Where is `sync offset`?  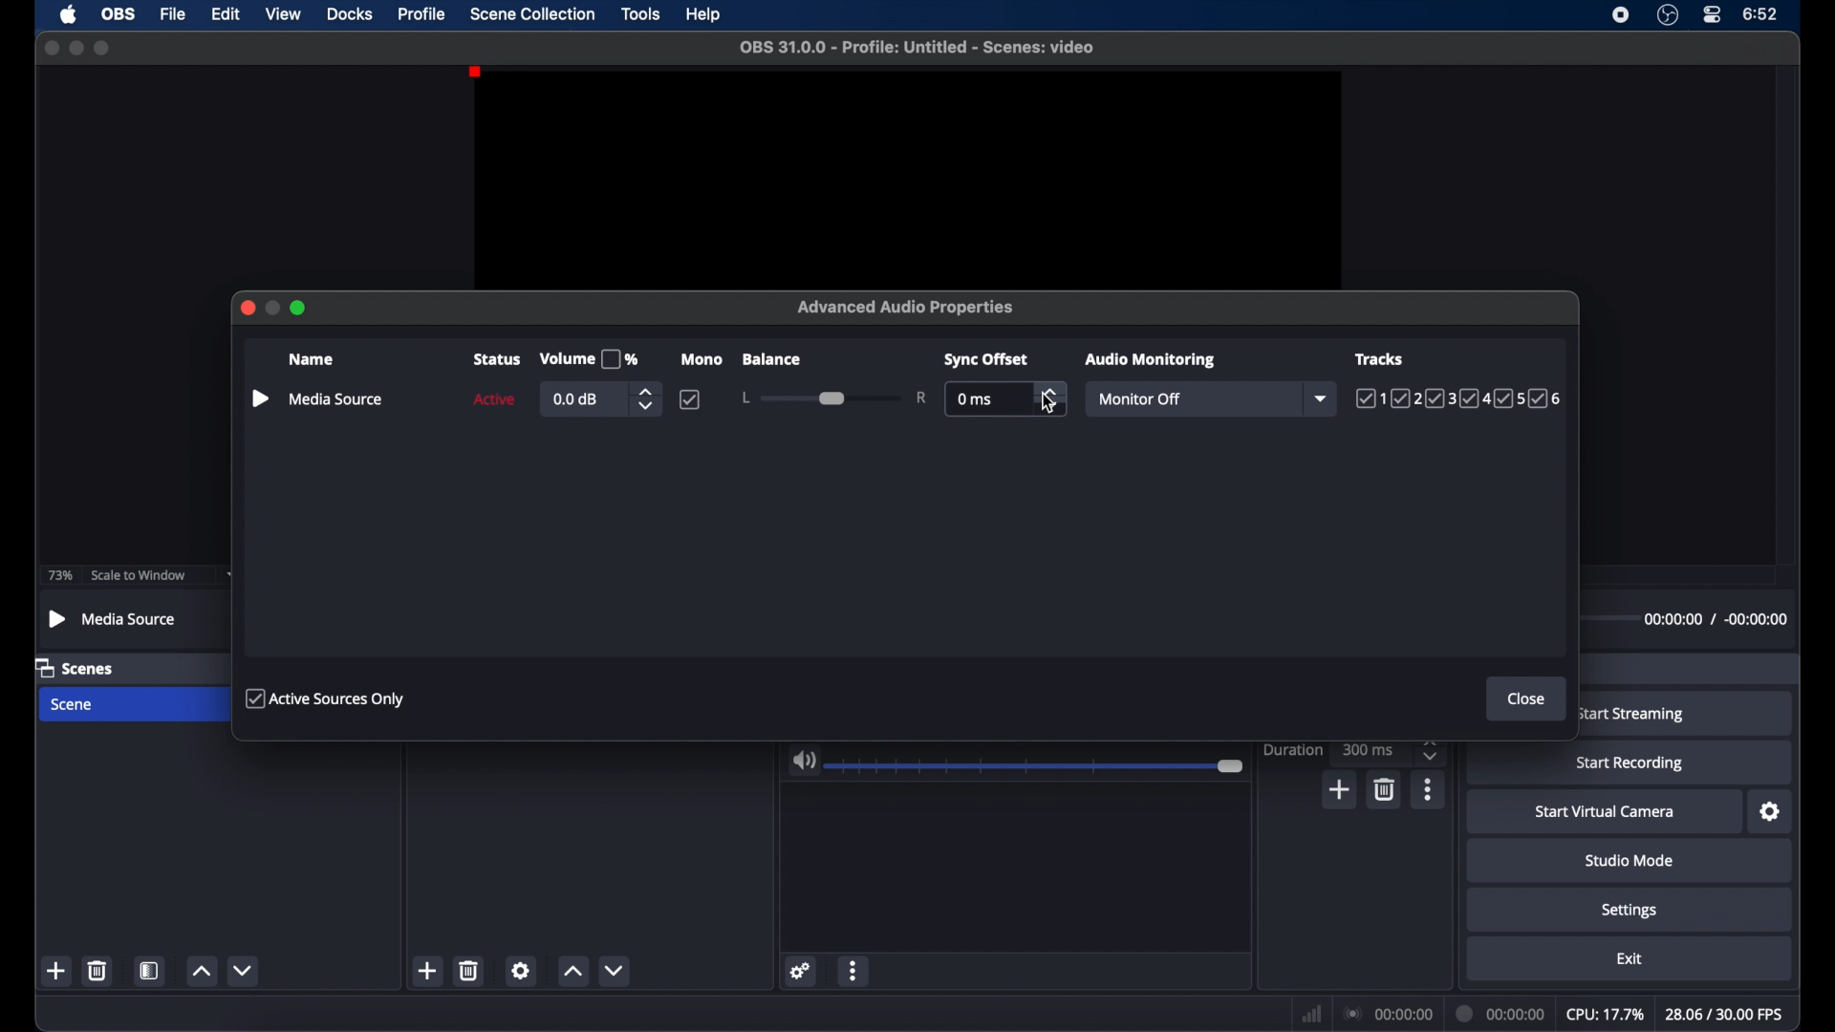 sync offset is located at coordinates (987, 360).